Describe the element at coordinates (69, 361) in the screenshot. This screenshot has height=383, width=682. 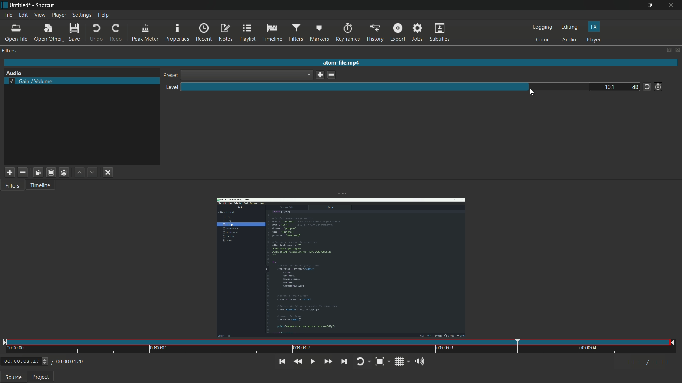
I see `/00:00:04:20(total time)` at that location.